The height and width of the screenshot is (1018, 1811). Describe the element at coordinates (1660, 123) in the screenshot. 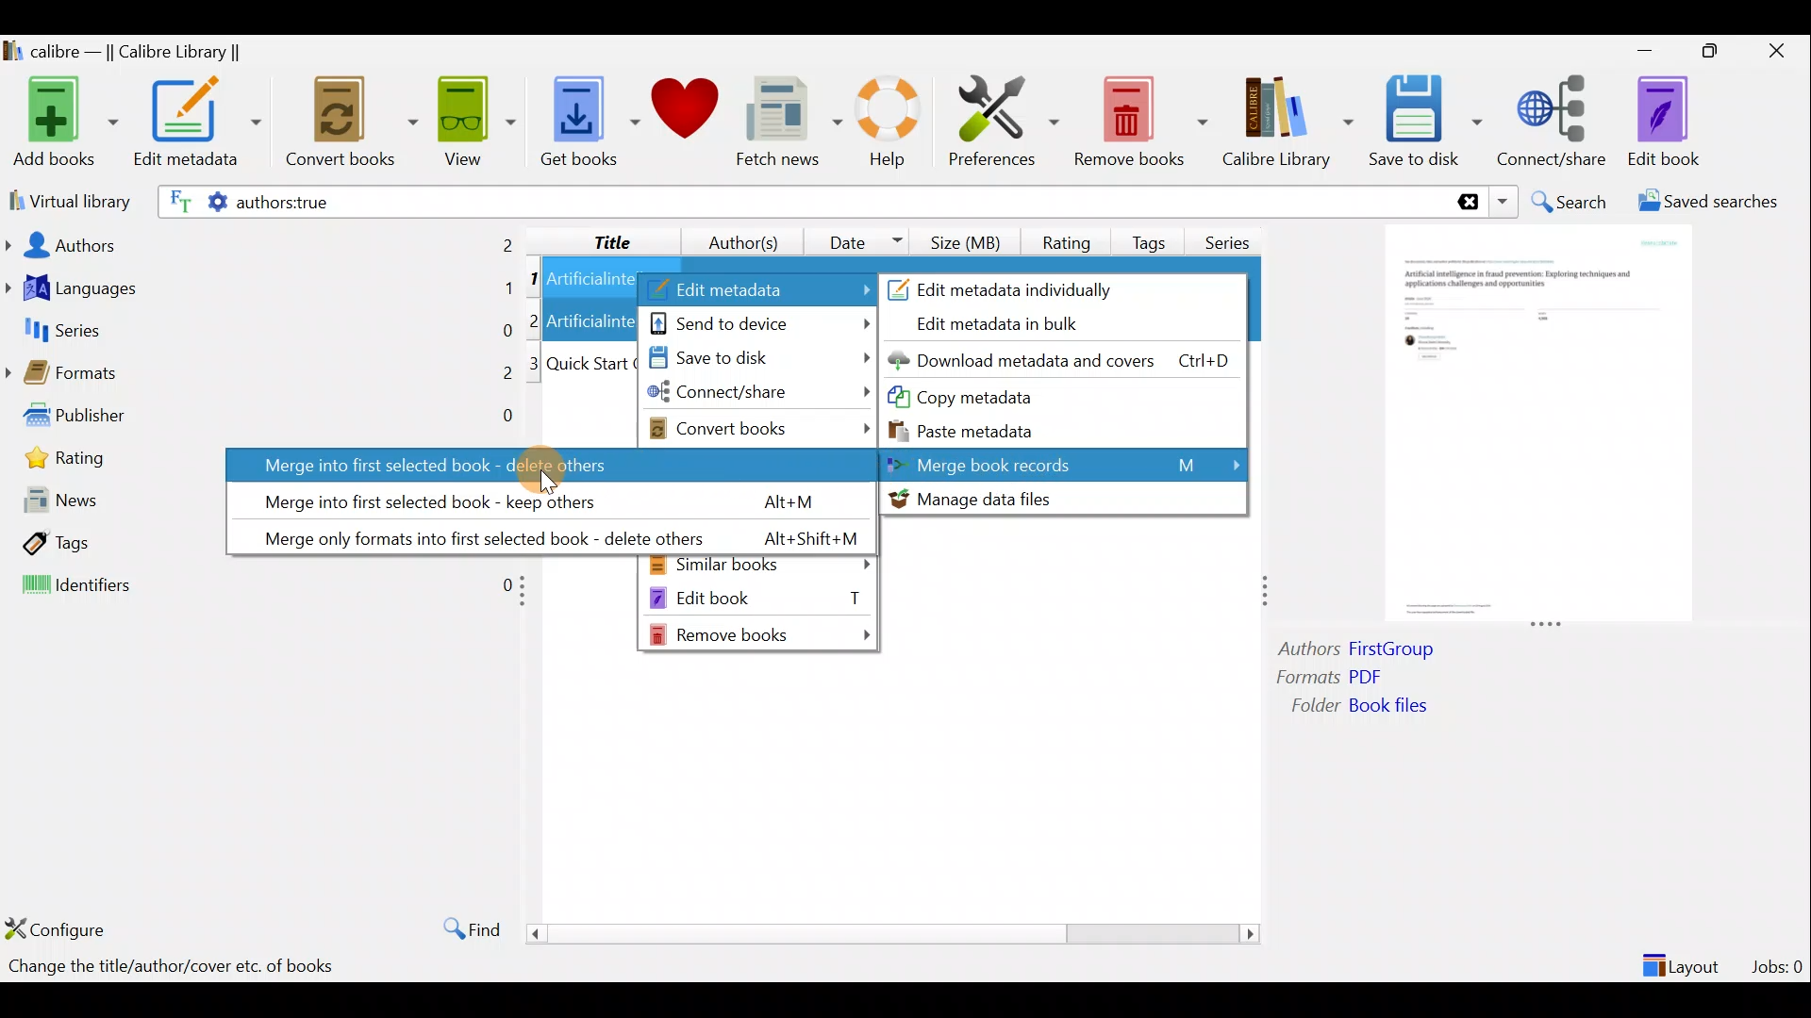

I see `Edit book` at that location.